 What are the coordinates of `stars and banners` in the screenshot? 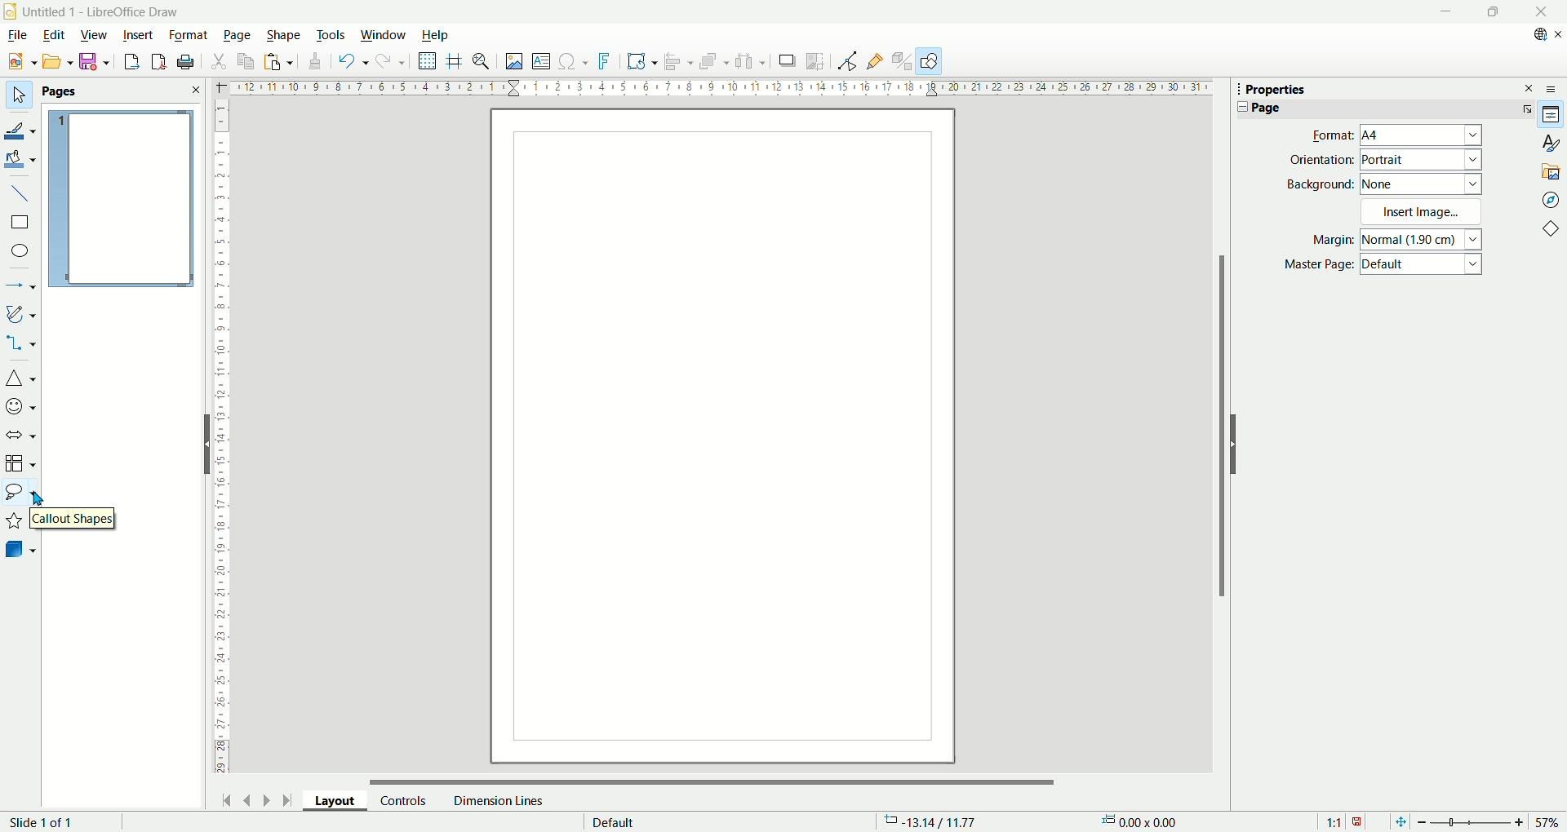 It's located at (16, 522).